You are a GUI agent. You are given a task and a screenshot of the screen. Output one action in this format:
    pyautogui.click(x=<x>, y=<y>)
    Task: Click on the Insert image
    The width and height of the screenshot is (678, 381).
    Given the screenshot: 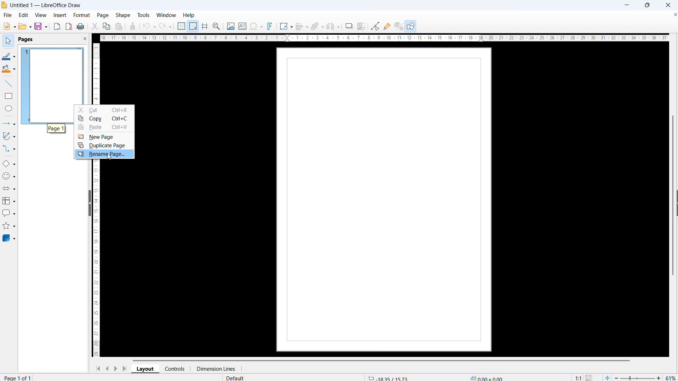 What is the action you would take?
    pyautogui.click(x=230, y=26)
    